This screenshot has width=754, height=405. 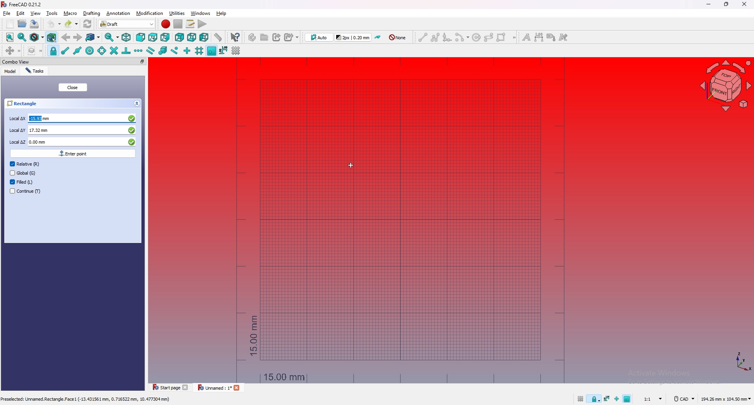 I want to click on tools, so click(x=52, y=13).